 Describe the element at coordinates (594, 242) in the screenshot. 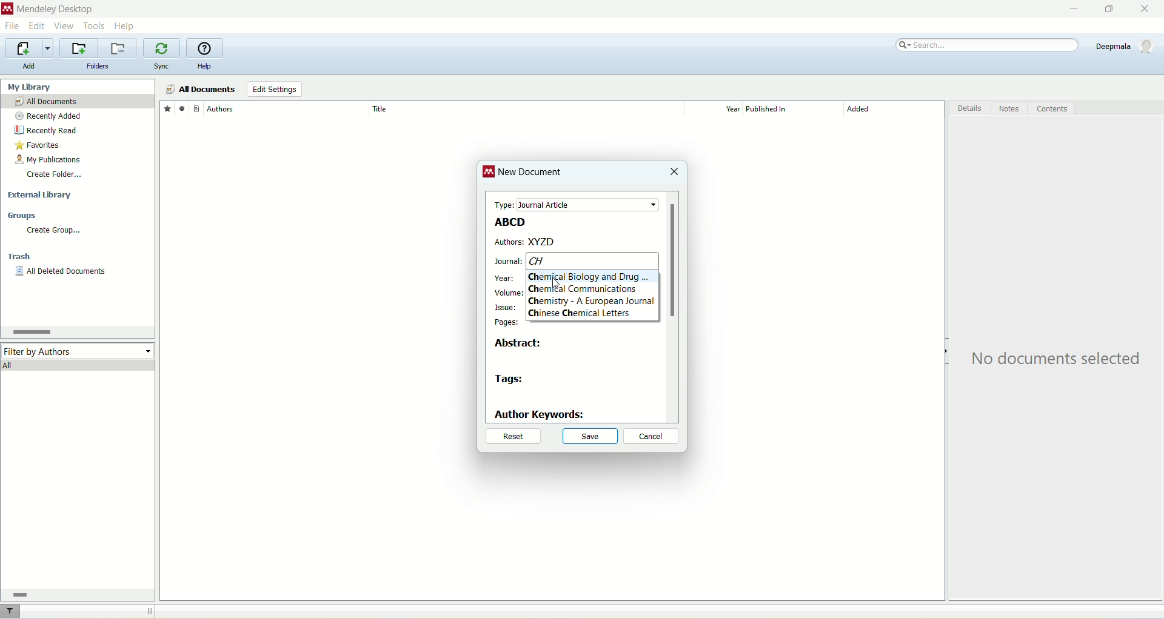

I see `XYZD` at that location.